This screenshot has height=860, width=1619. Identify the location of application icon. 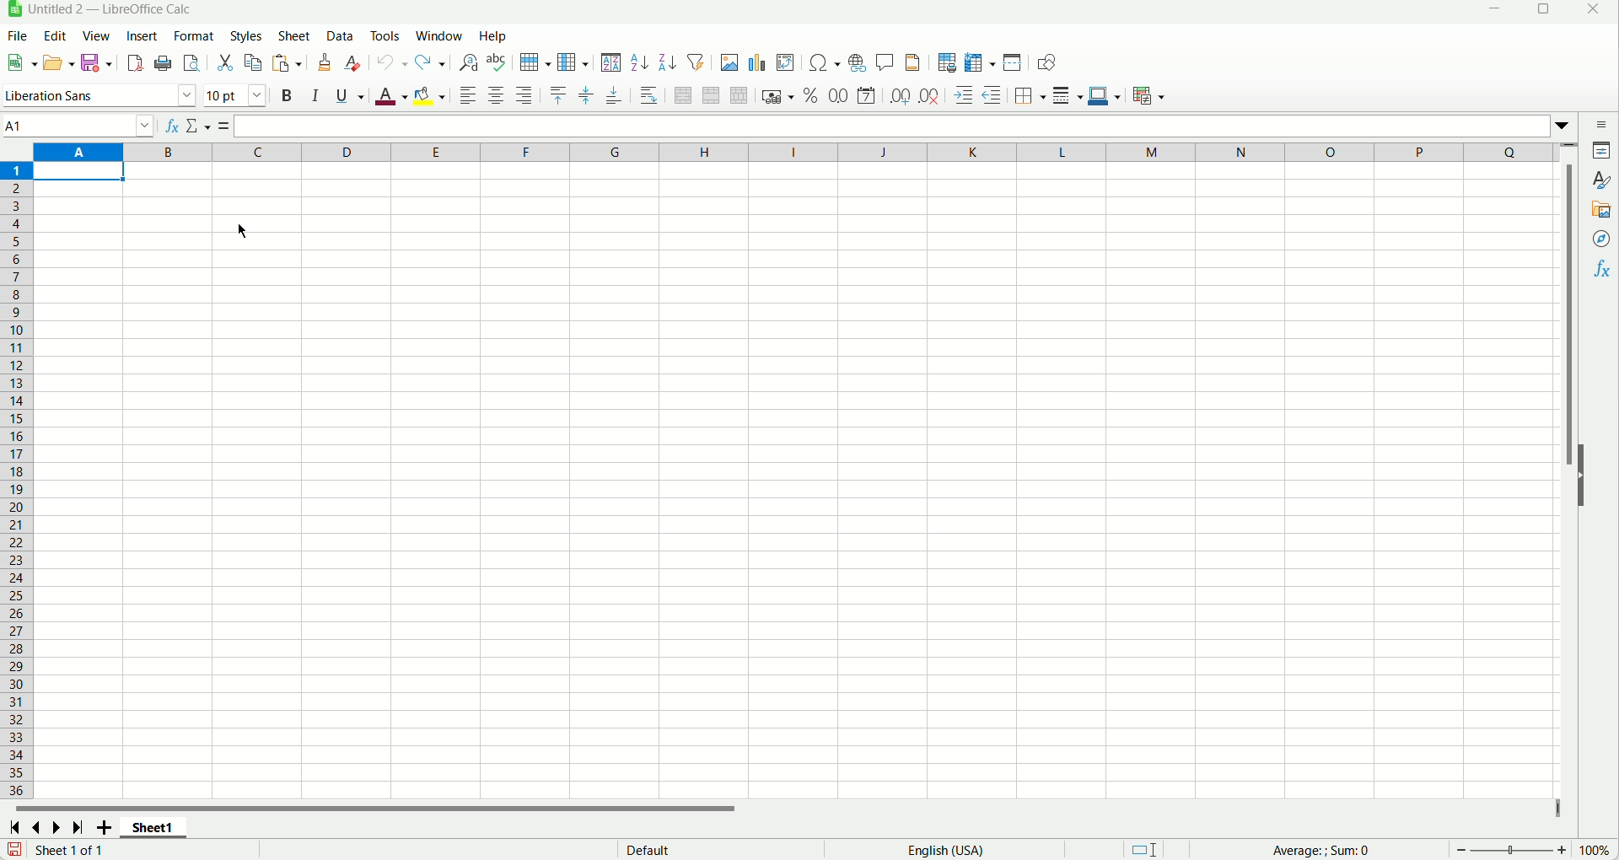
(13, 9).